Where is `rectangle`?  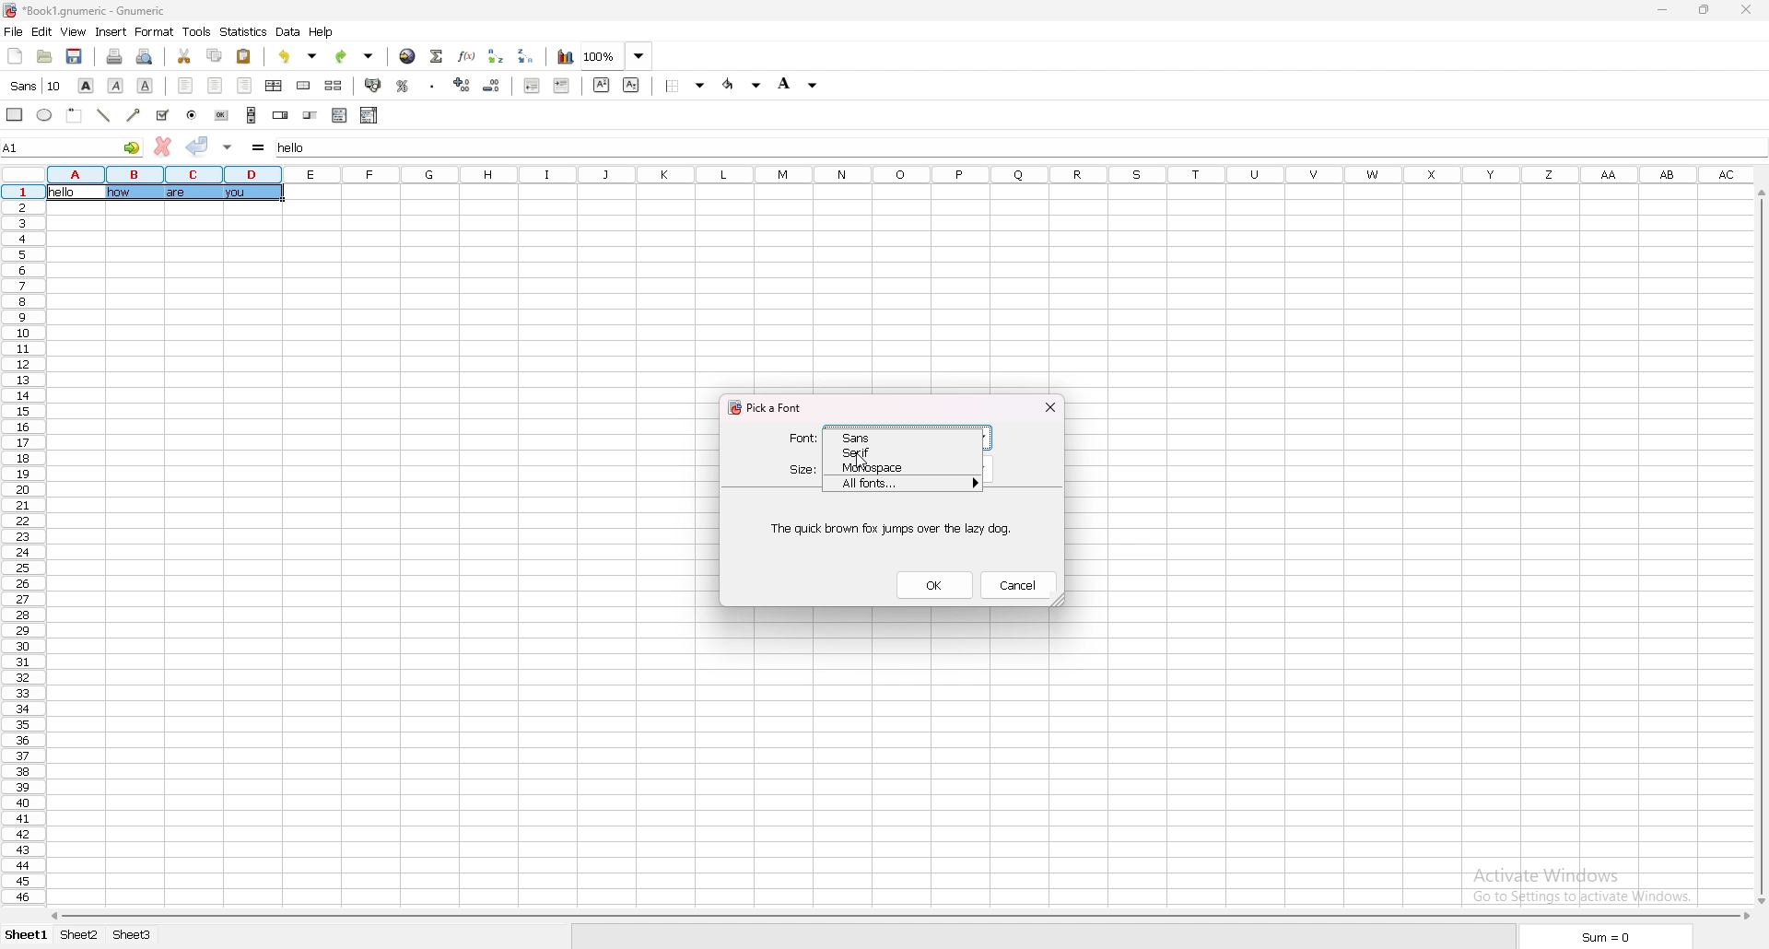 rectangle is located at coordinates (14, 114).